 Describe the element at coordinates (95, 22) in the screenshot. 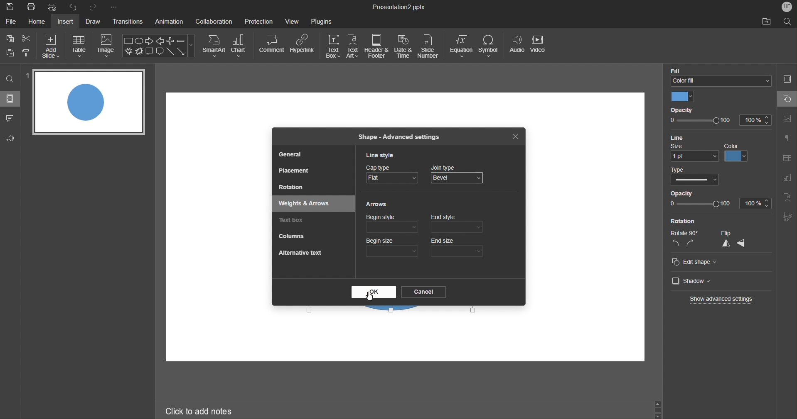

I see `Draw` at that location.